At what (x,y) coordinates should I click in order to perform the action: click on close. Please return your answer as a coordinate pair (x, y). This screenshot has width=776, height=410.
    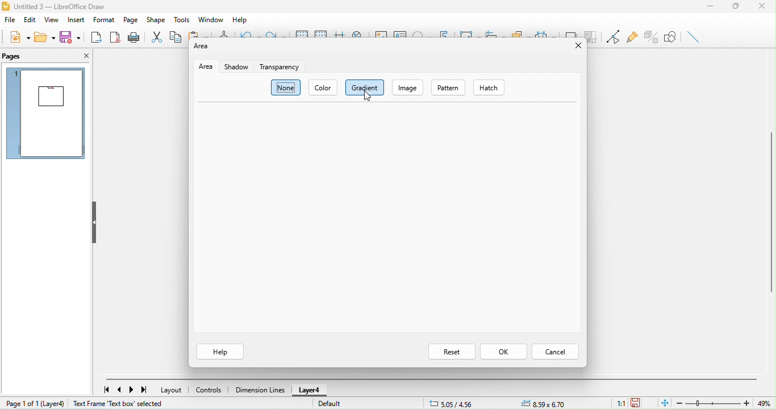
    Looking at the image, I should click on (83, 57).